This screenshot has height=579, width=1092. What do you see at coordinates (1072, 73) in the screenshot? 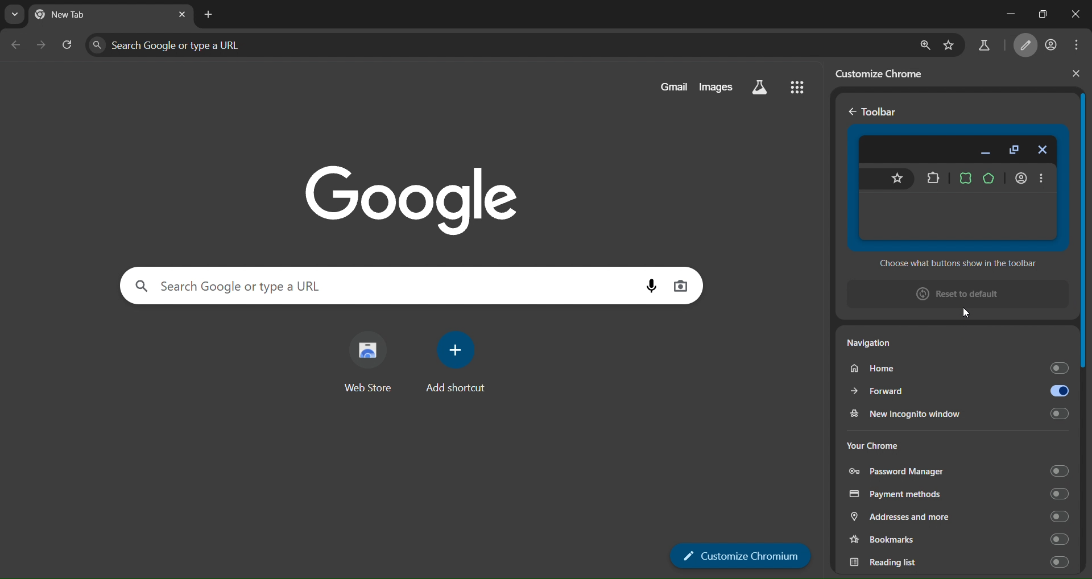
I see `close` at bounding box center [1072, 73].